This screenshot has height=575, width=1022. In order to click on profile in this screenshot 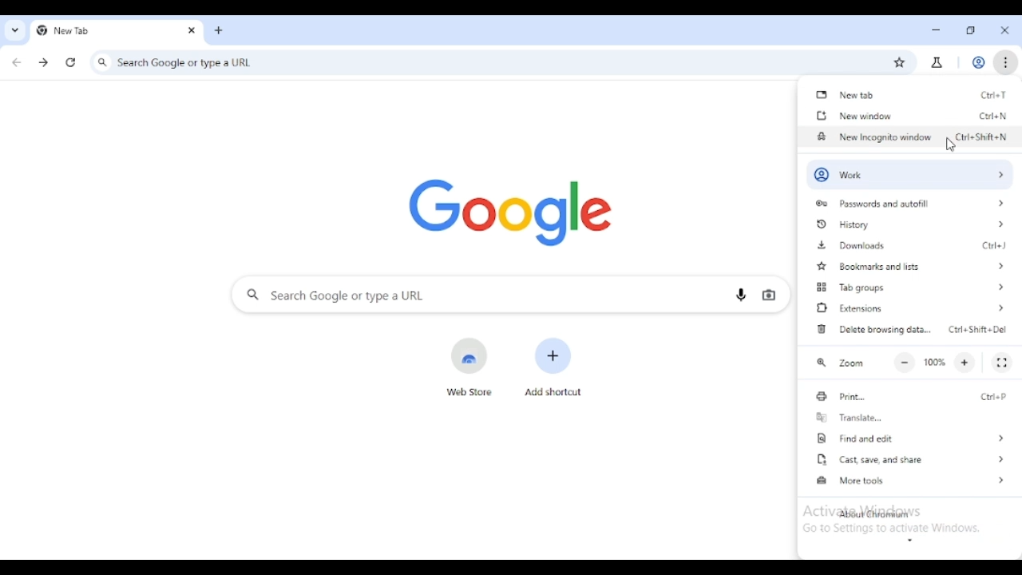, I will do `click(978, 62)`.